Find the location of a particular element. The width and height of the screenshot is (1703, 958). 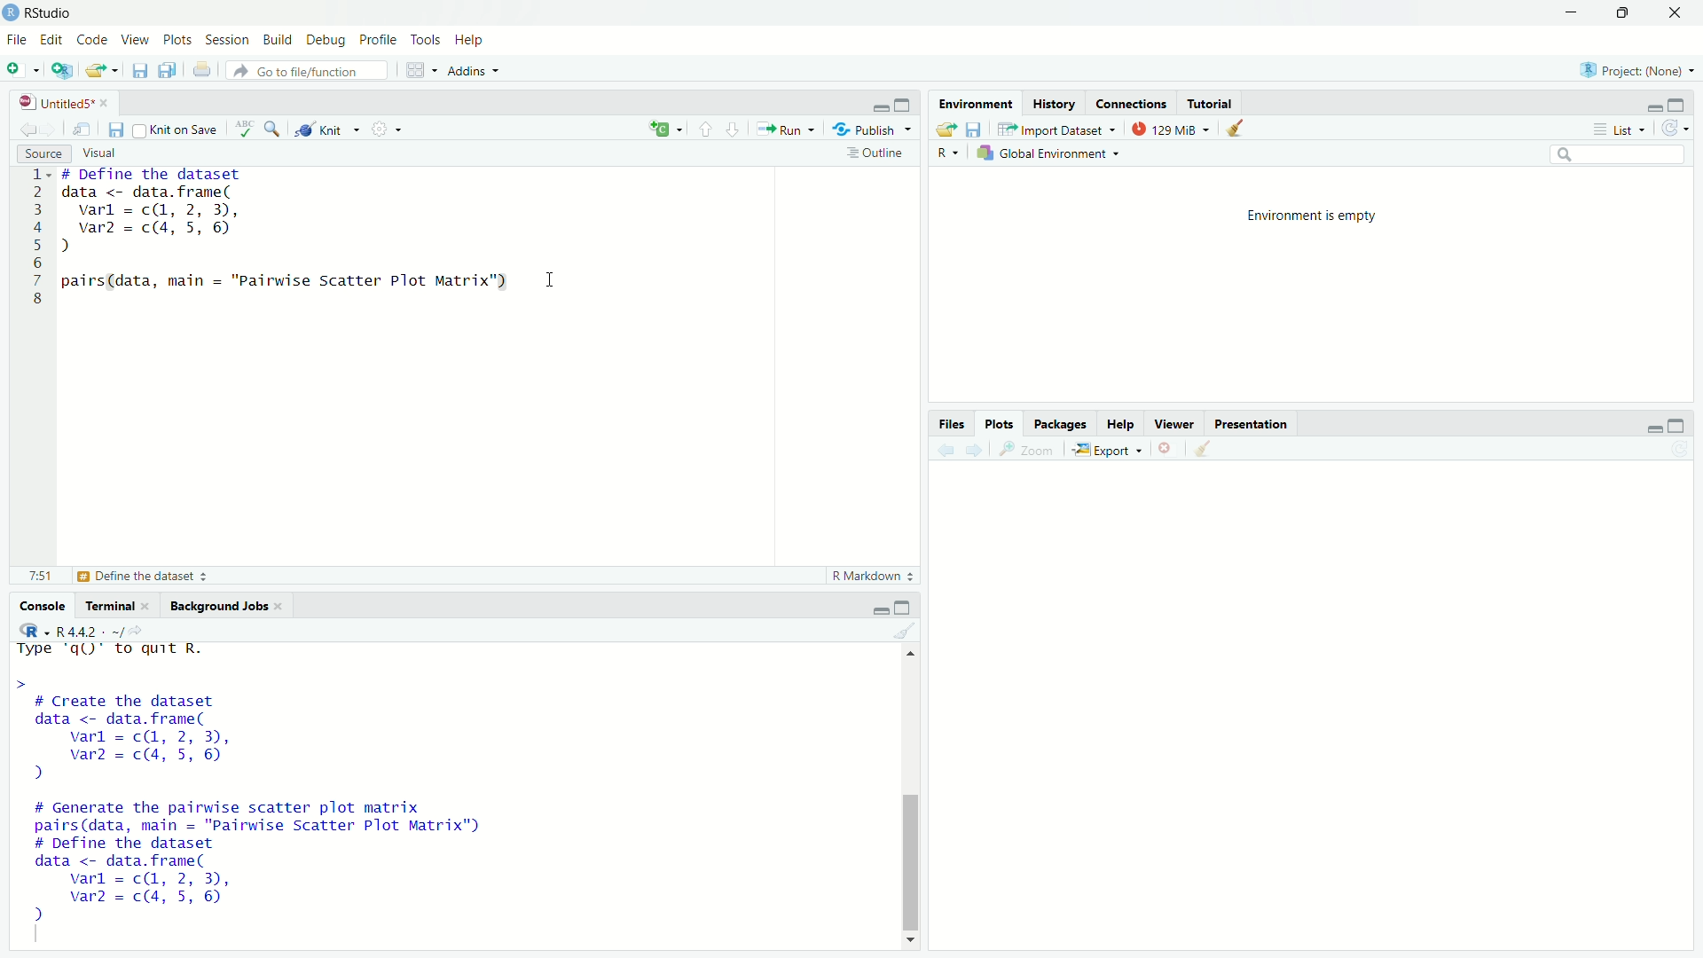

C is located at coordinates (663, 130).